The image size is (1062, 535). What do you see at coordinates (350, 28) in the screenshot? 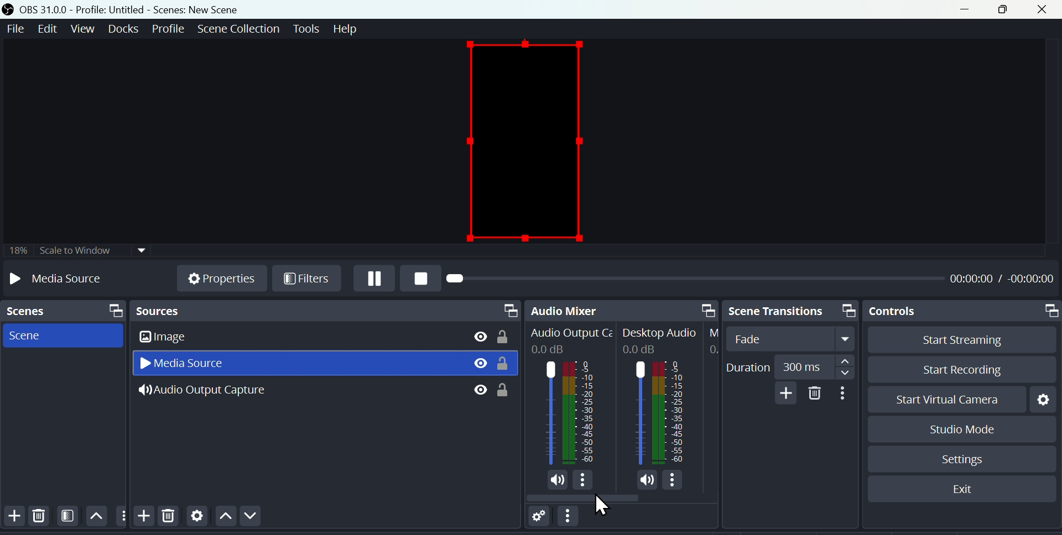
I see `Help` at bounding box center [350, 28].